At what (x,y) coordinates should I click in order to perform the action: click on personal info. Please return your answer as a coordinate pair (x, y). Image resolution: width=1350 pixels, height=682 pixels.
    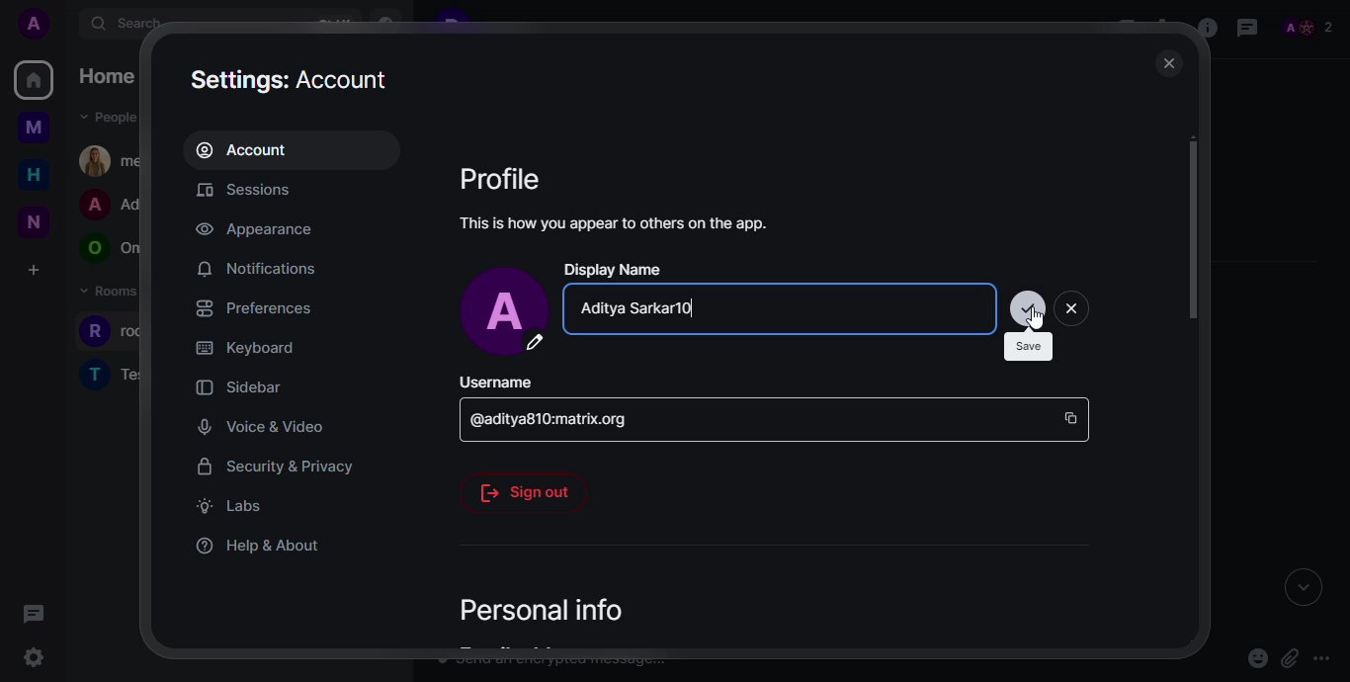
    Looking at the image, I should click on (534, 610).